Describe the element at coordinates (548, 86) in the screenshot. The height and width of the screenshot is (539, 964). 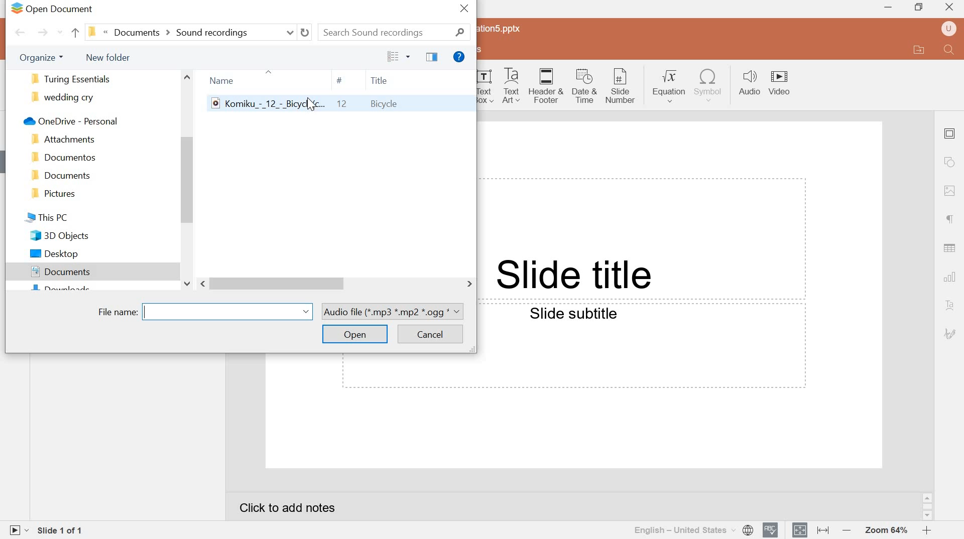
I see `Header & Footer` at that location.